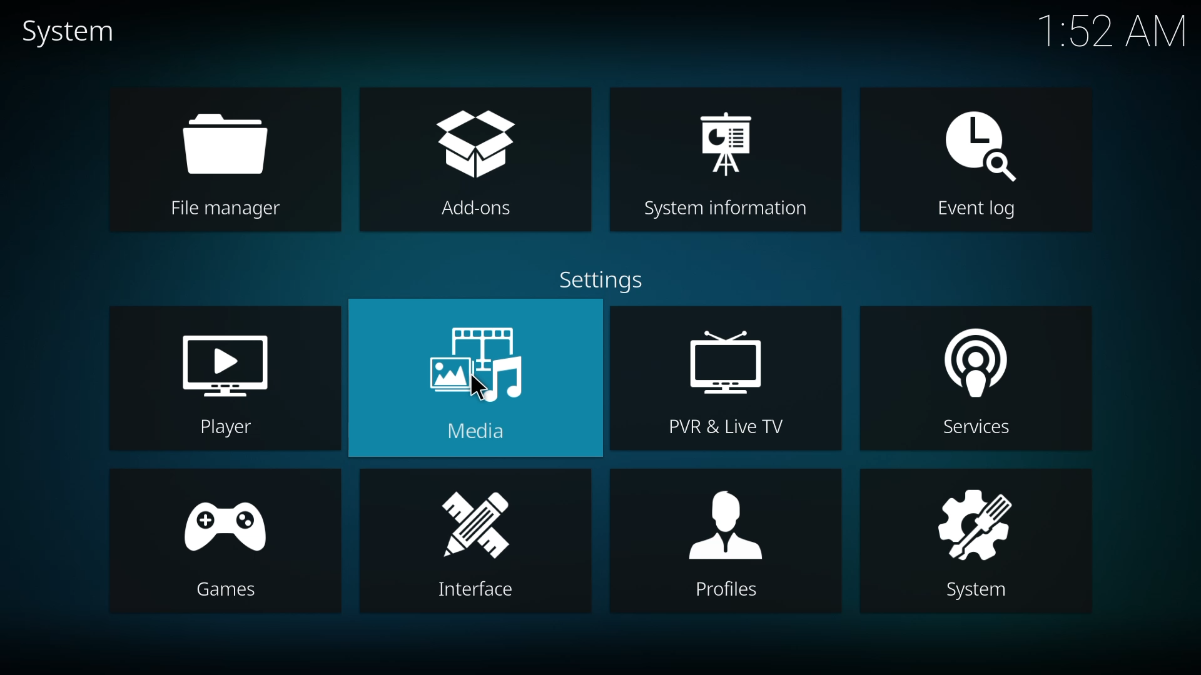 This screenshot has height=675, width=1201. What do you see at coordinates (81, 31) in the screenshot?
I see `system` at bounding box center [81, 31].